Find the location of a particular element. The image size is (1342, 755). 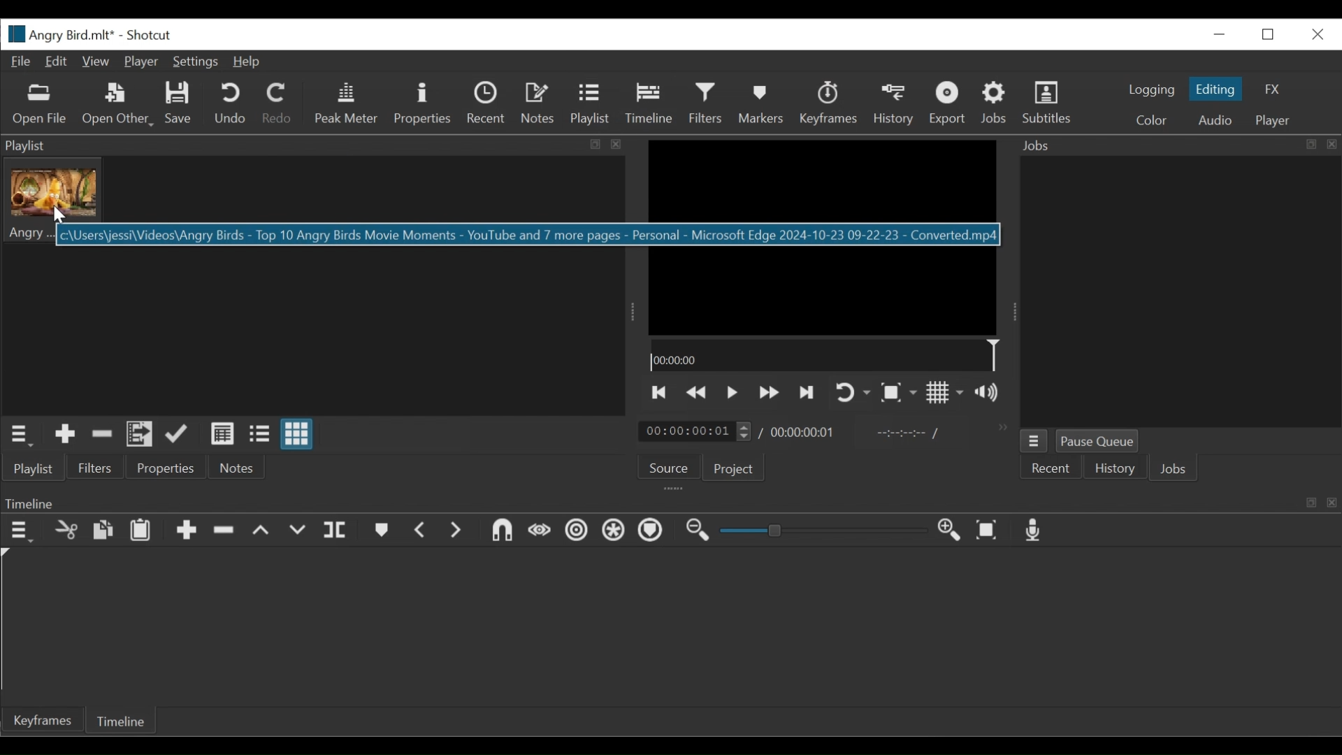

Open Other File is located at coordinates (41, 105).